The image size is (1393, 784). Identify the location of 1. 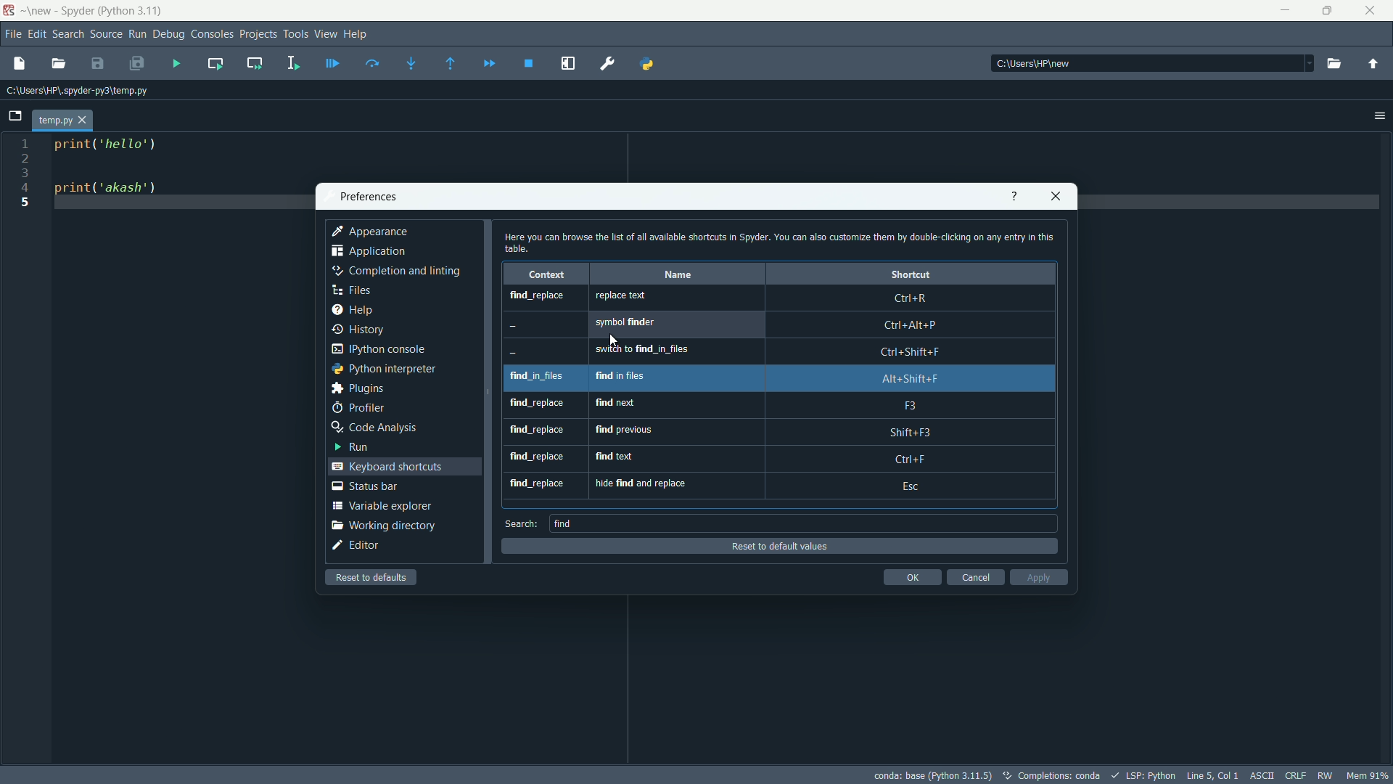
(26, 144).